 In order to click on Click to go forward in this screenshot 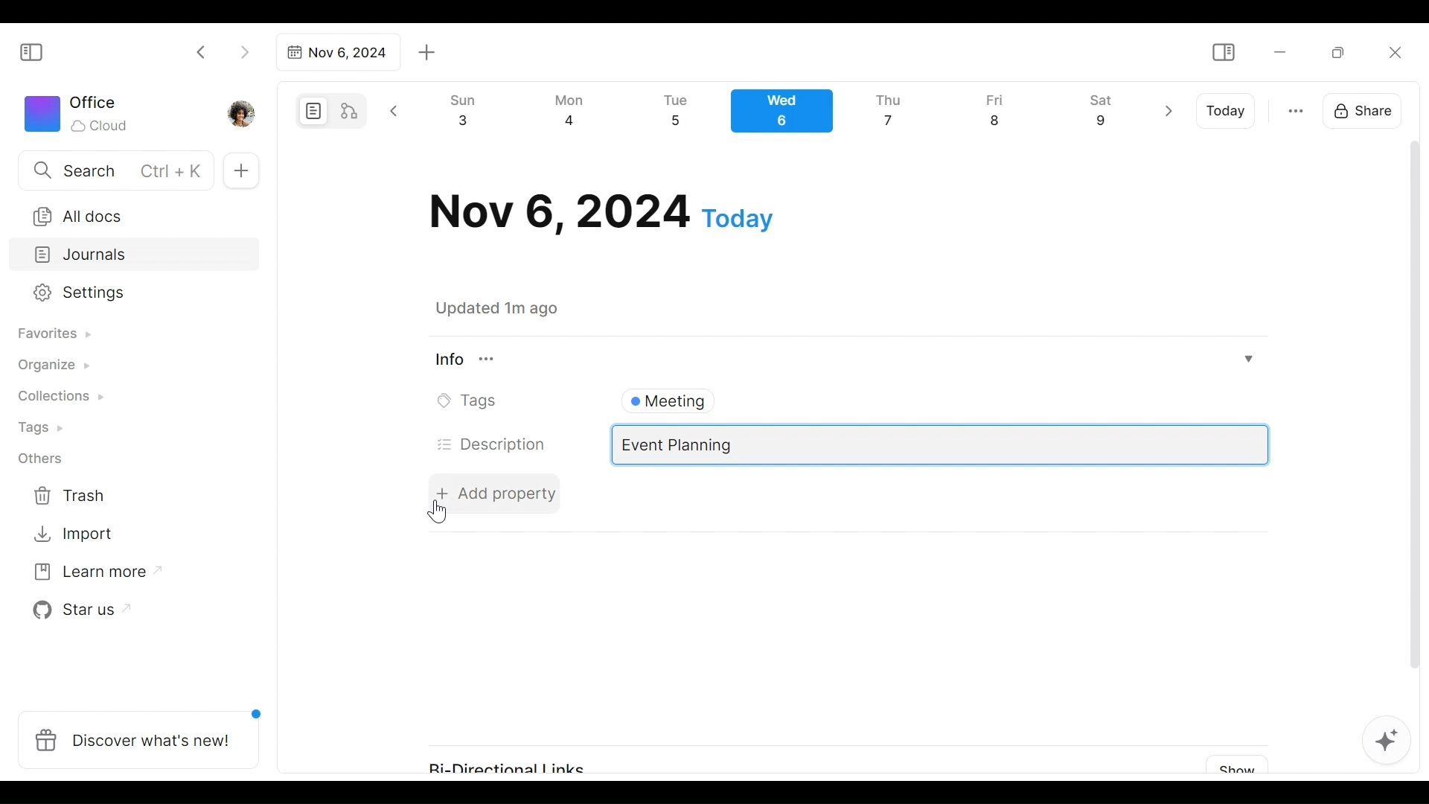, I will do `click(244, 51)`.